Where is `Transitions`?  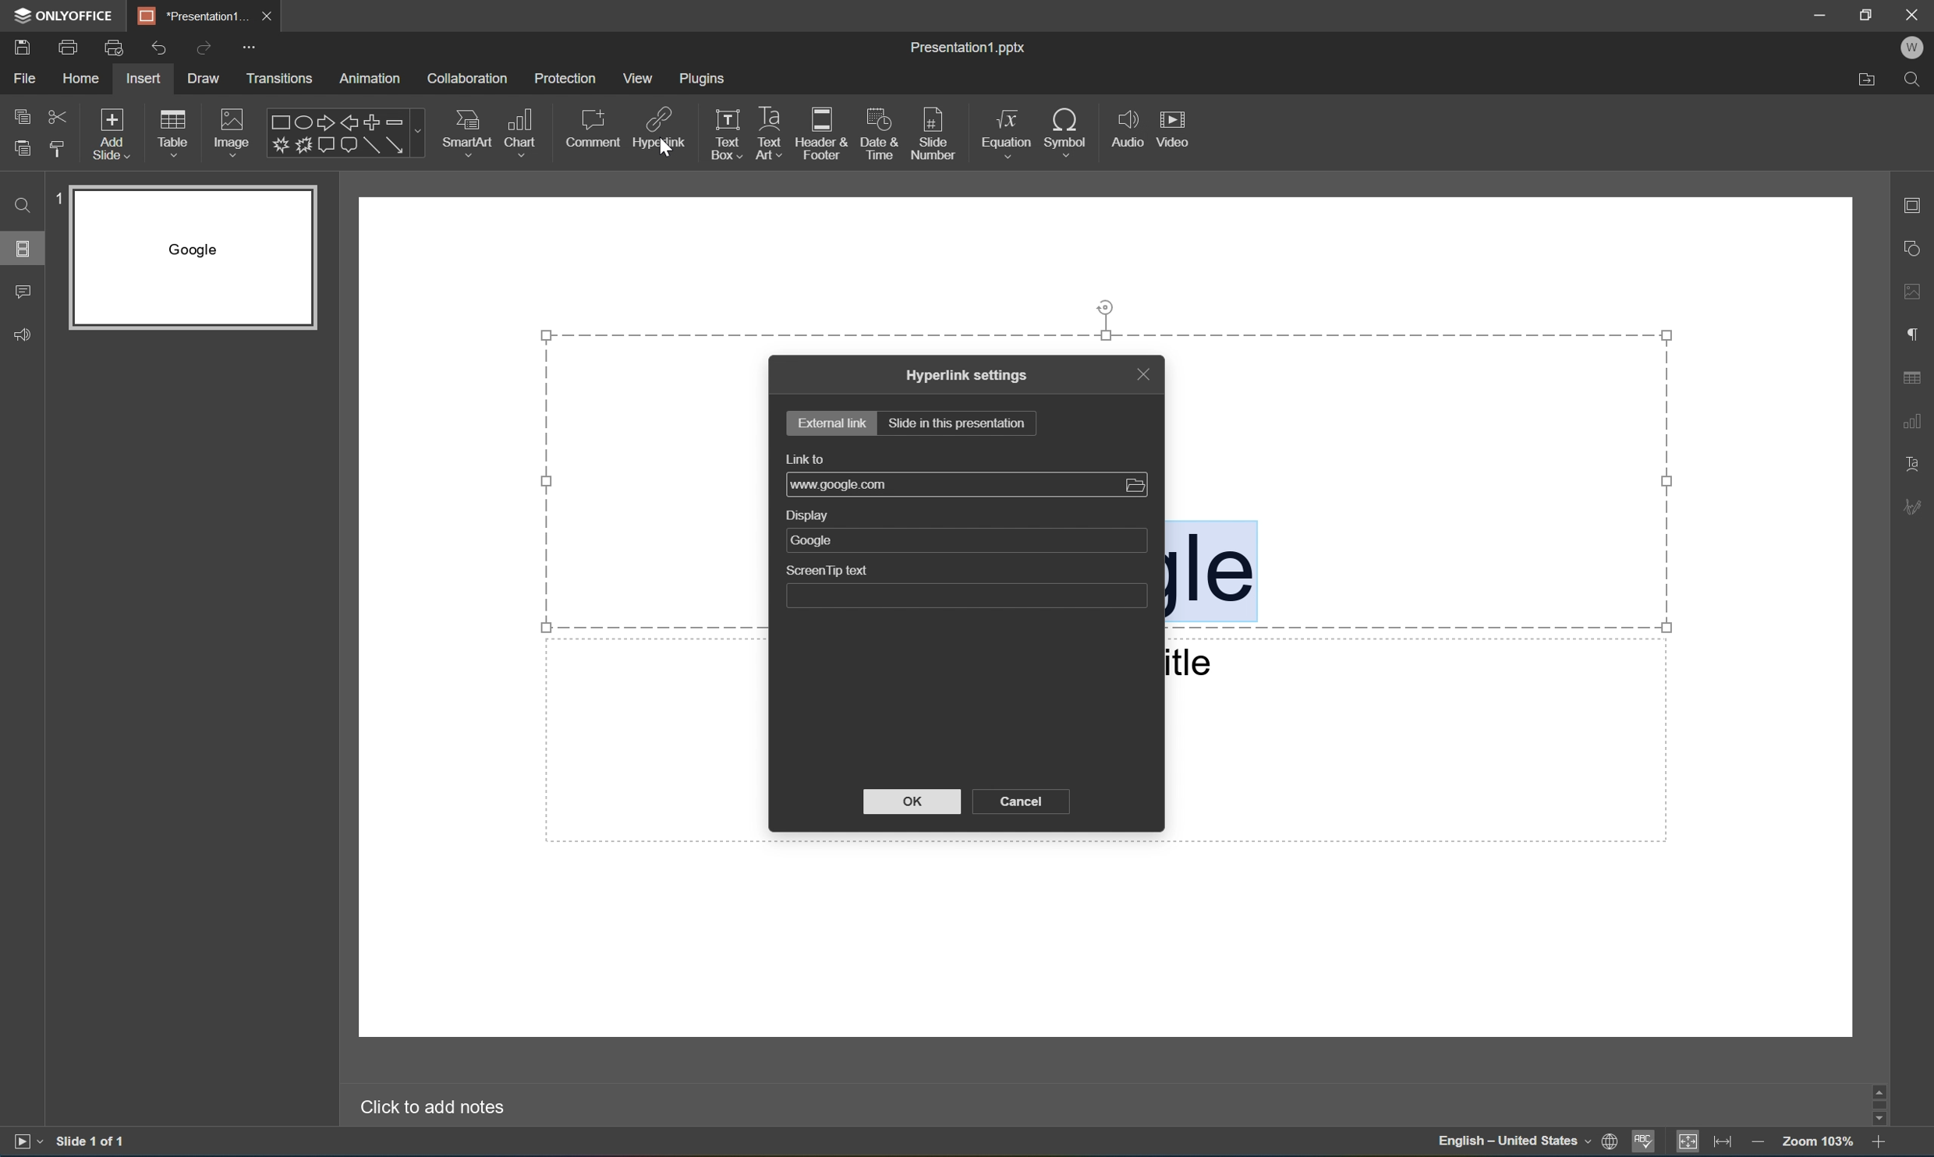
Transitions is located at coordinates (280, 79).